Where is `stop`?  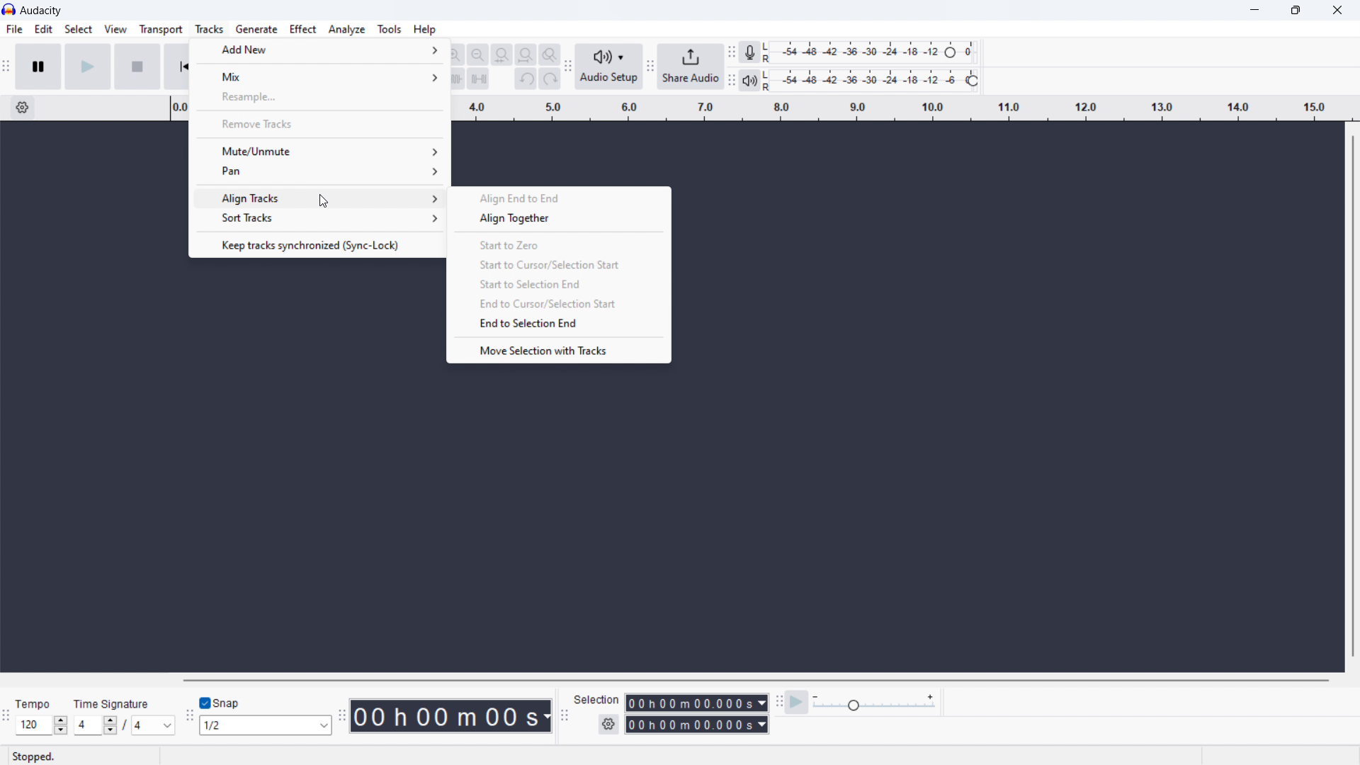
stop is located at coordinates (137, 66).